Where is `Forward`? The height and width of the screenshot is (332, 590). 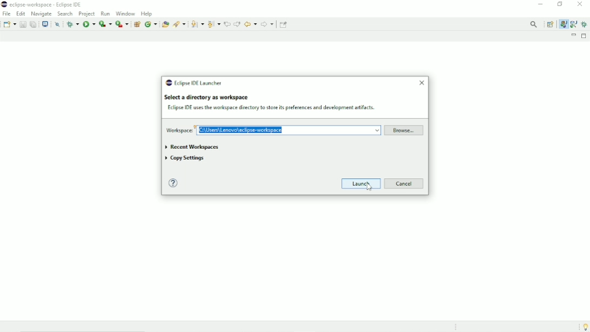
Forward is located at coordinates (267, 24).